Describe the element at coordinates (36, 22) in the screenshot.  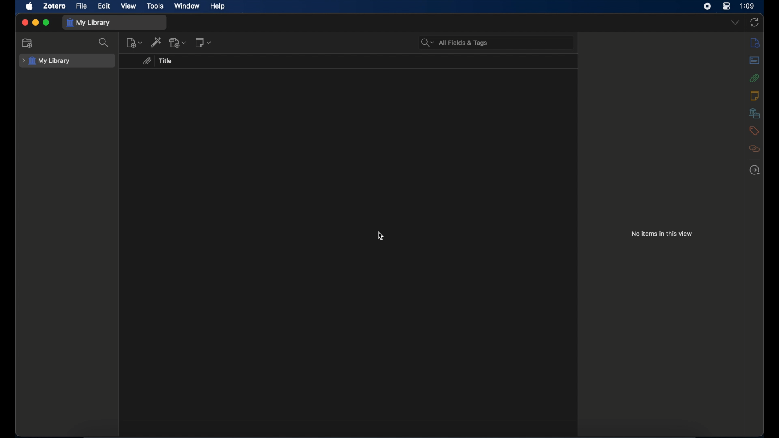
I see `minimize` at that location.